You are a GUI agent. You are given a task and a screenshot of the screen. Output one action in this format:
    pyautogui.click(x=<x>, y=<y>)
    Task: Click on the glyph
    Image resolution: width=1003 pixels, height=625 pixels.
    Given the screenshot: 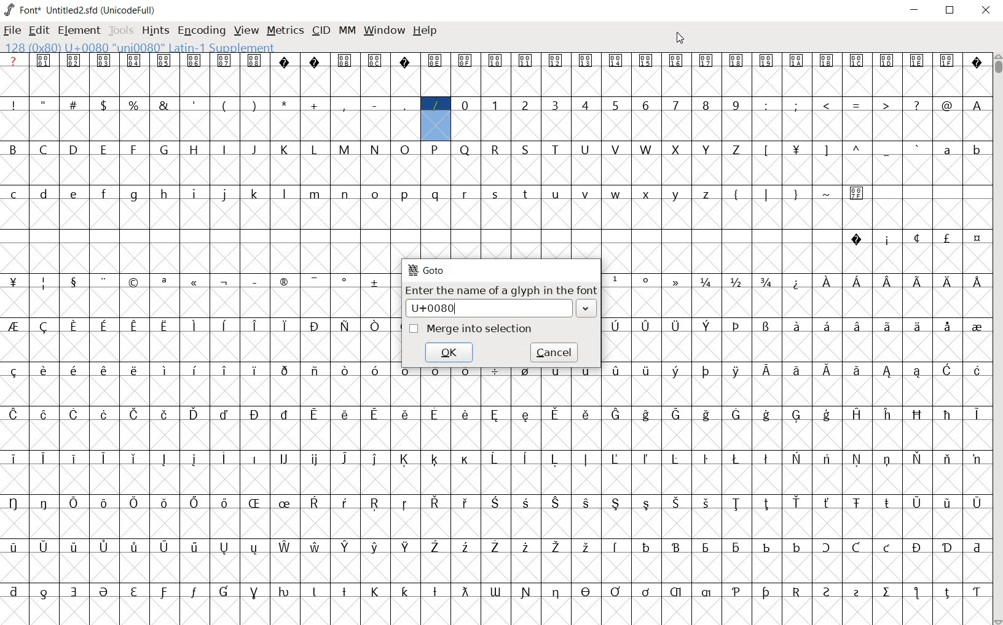 What is the action you would take?
    pyautogui.click(x=646, y=459)
    